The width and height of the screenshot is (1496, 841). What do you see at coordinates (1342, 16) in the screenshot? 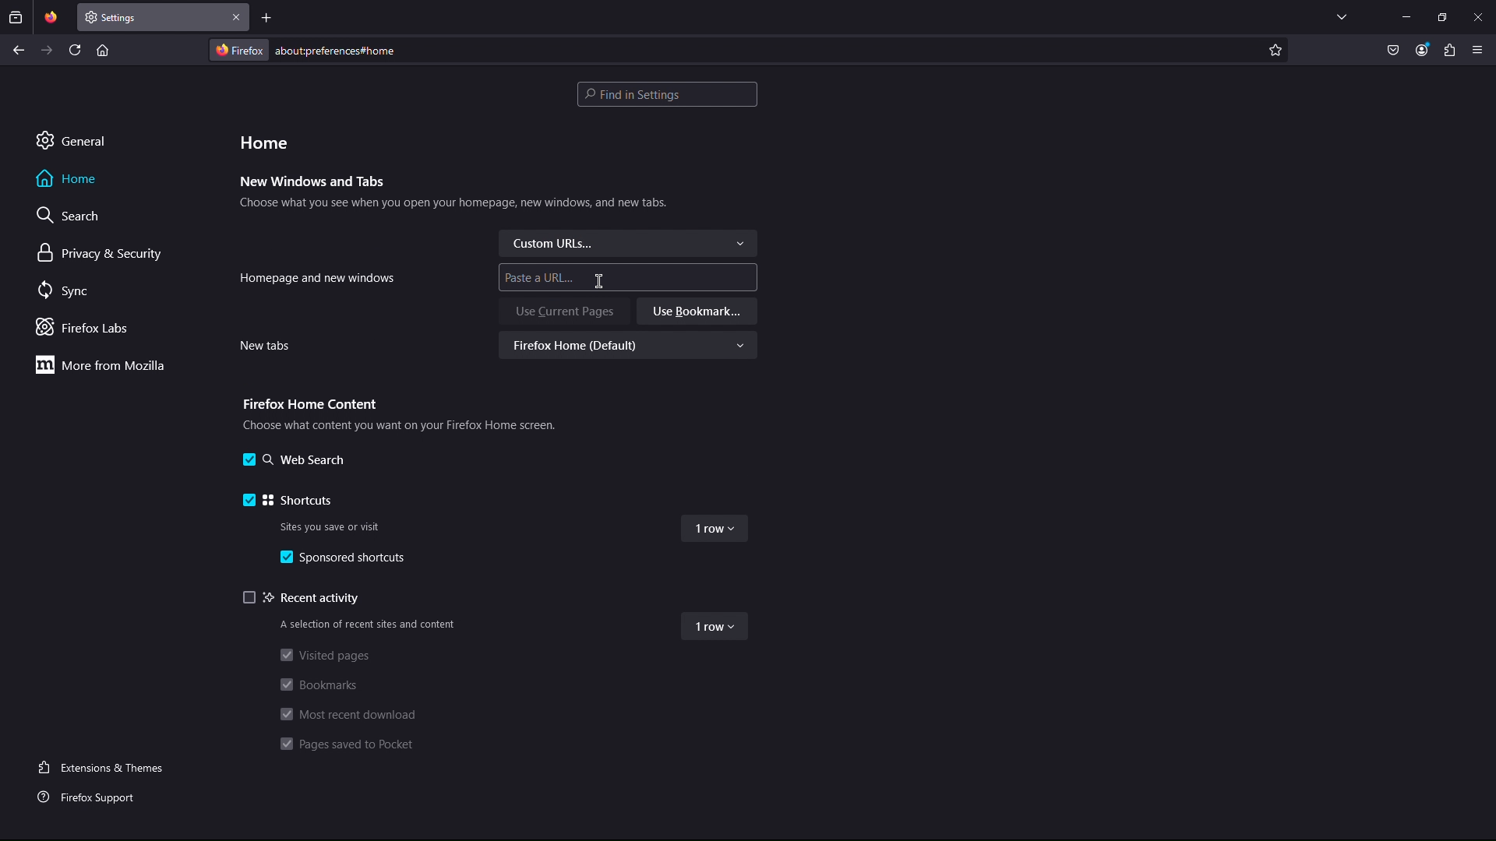
I see `List all tabs` at bounding box center [1342, 16].